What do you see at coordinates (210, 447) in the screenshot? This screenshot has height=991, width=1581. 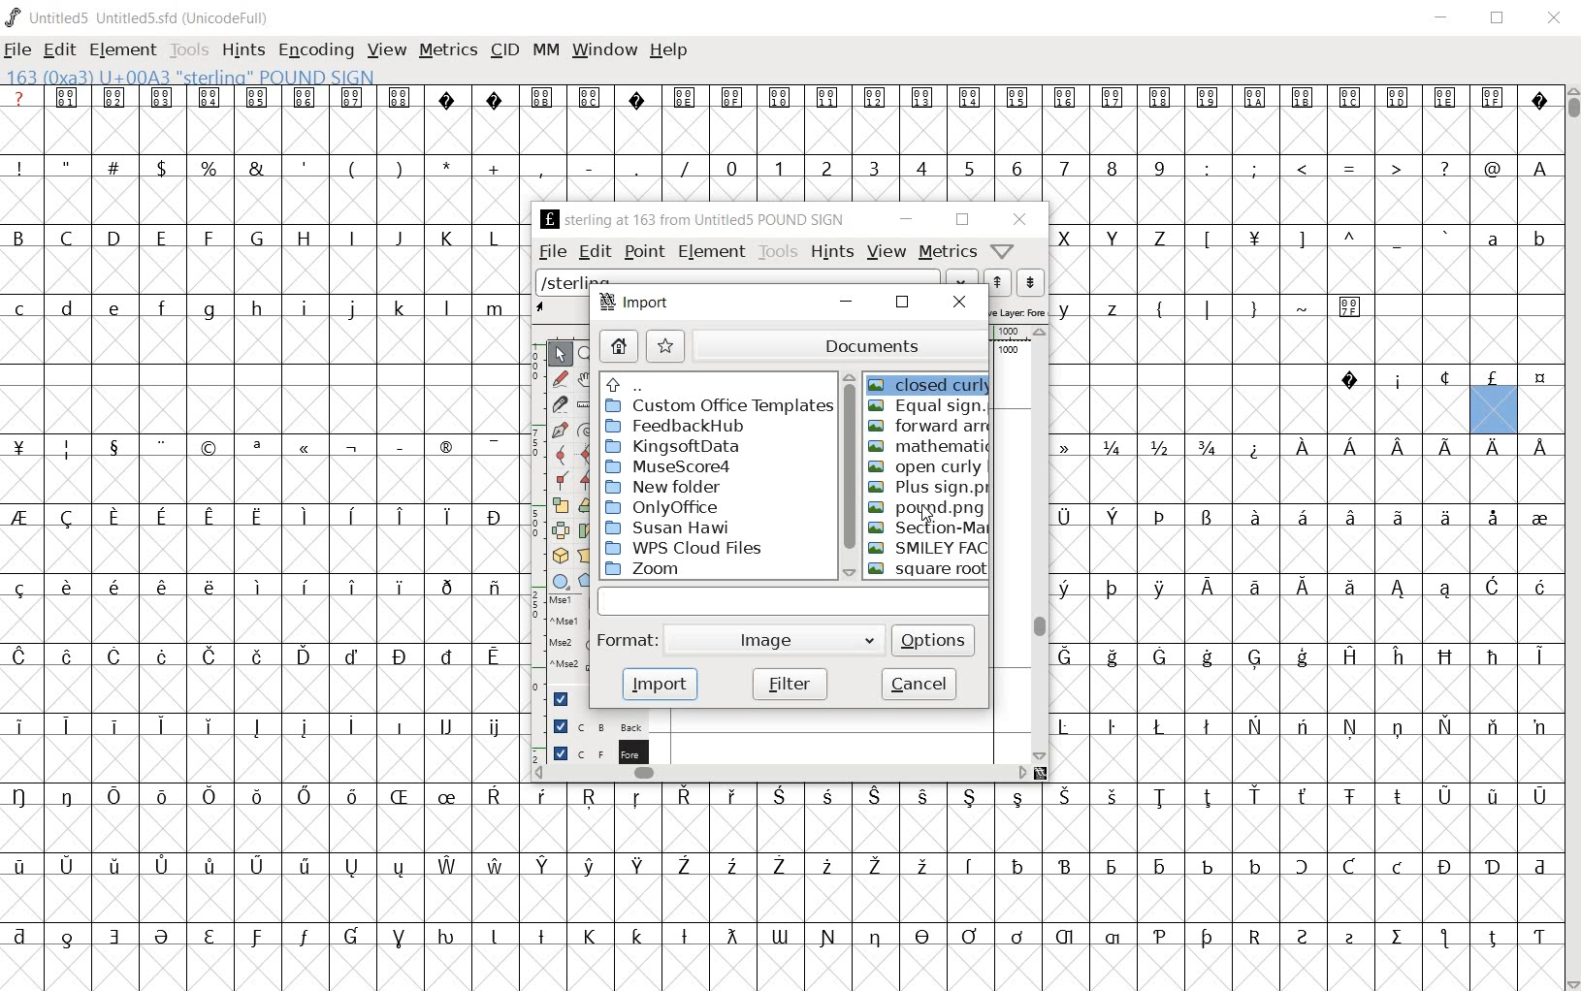 I see `Symbol` at bounding box center [210, 447].